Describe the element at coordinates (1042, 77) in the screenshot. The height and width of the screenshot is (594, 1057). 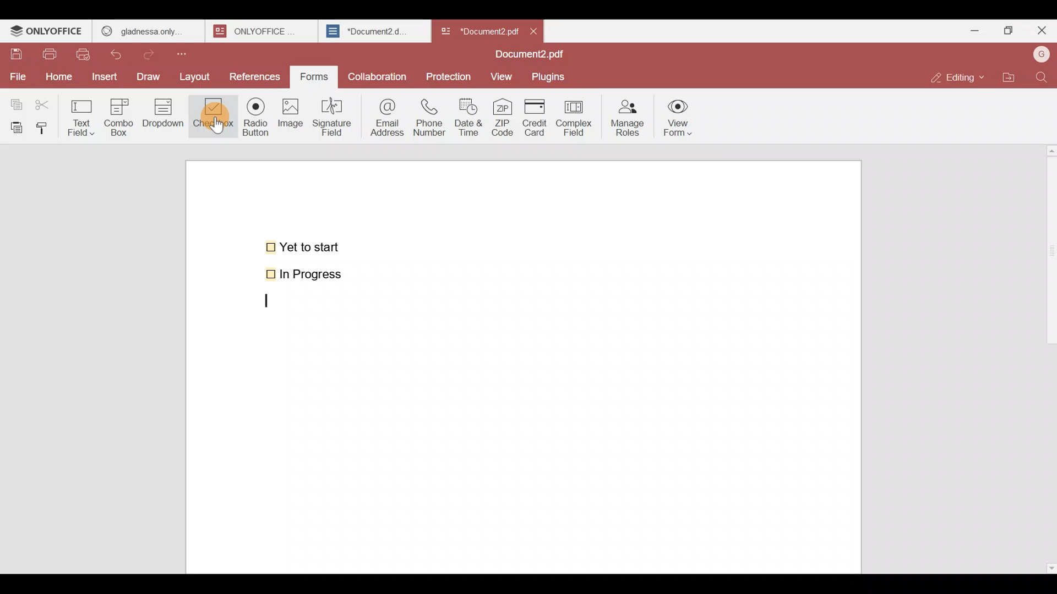
I see `Find` at that location.